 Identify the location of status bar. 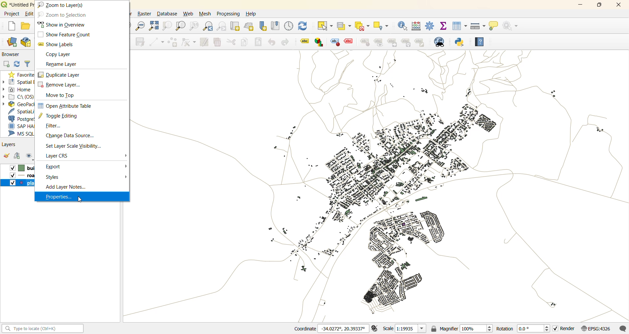
(42, 328).